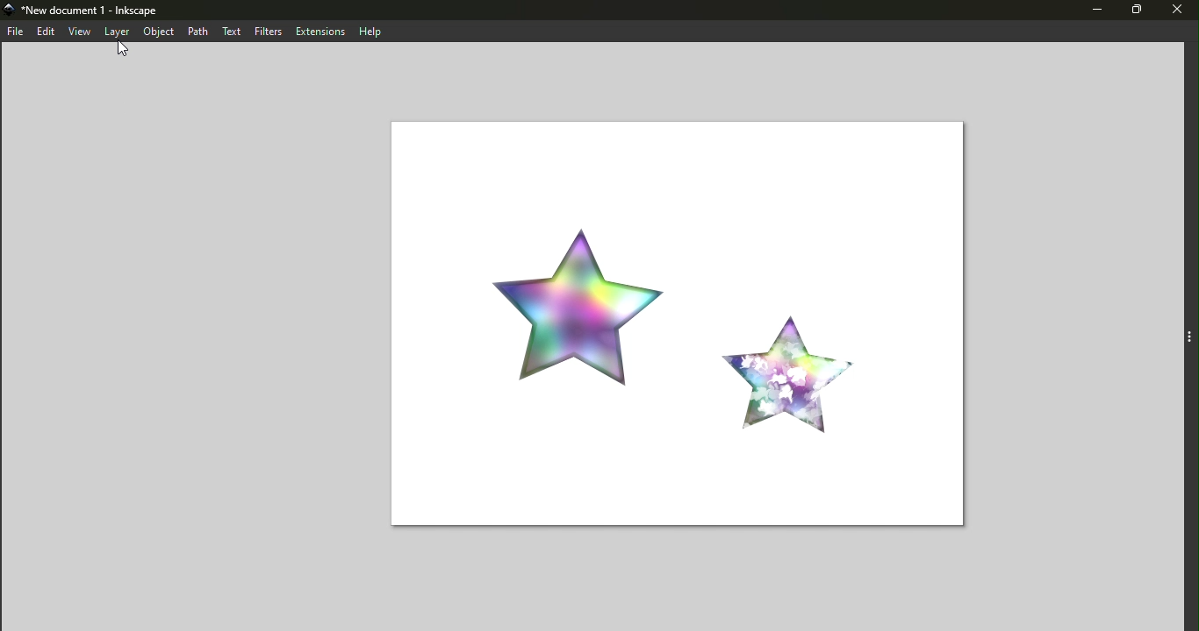 The height and width of the screenshot is (631, 1199). I want to click on maximize, so click(1142, 12).